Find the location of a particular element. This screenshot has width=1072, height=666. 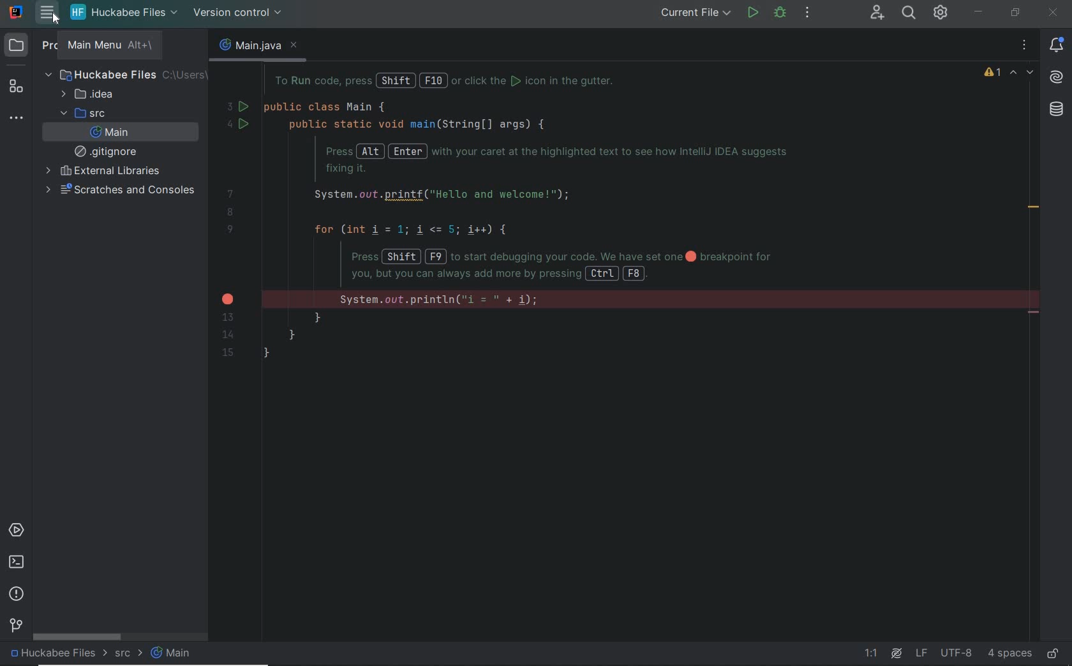

main.java is located at coordinates (257, 48).